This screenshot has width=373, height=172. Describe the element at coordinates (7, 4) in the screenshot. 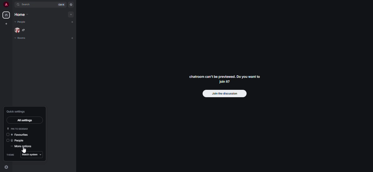

I see `profile` at that location.